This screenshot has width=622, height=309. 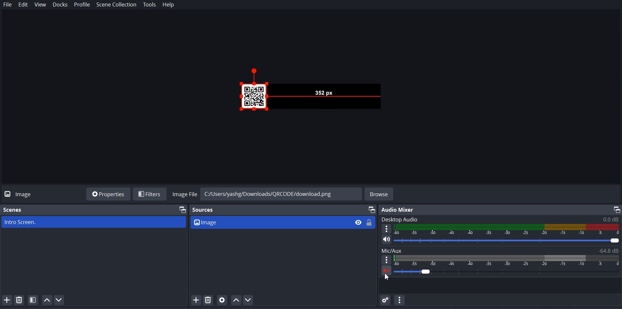 What do you see at coordinates (7, 5) in the screenshot?
I see `File` at bounding box center [7, 5].